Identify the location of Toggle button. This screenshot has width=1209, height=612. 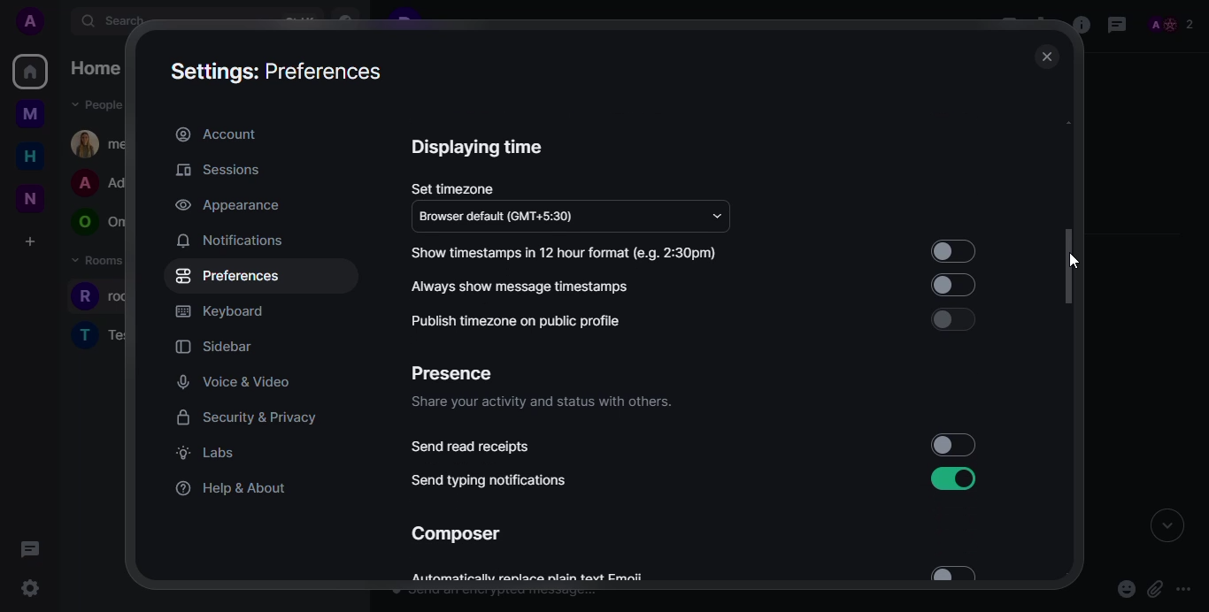
(956, 571).